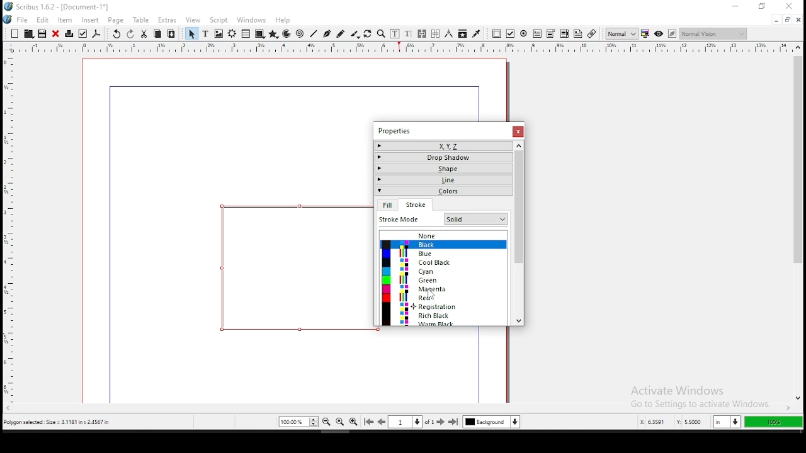 The width and height of the screenshot is (806, 453). I want to click on arc, so click(287, 34).